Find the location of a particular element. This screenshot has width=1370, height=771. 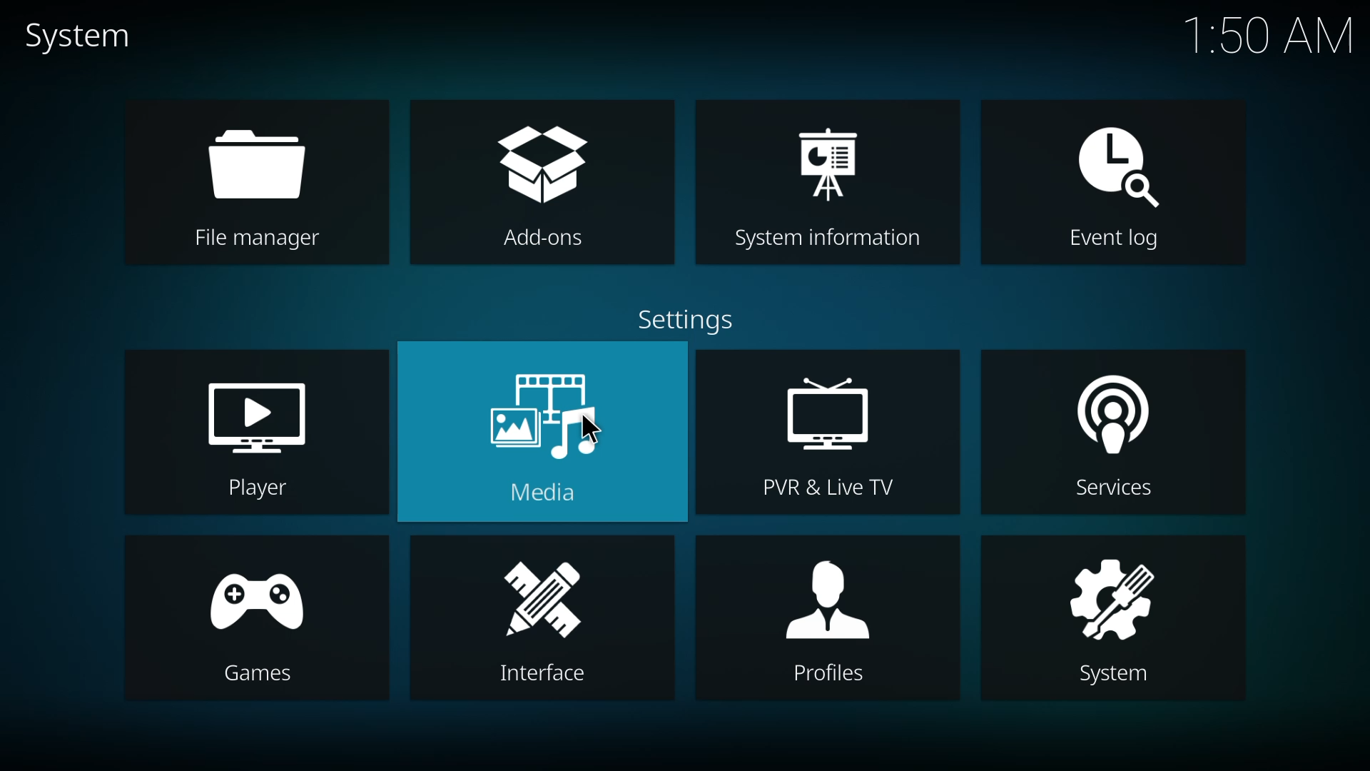

system is located at coordinates (79, 37).